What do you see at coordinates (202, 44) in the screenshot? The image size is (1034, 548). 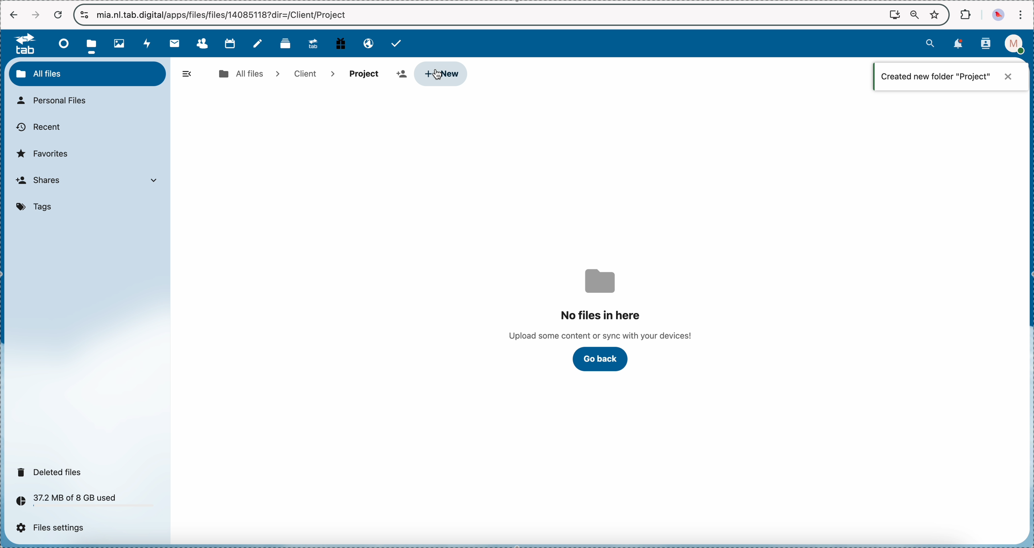 I see `contacts` at bounding box center [202, 44].